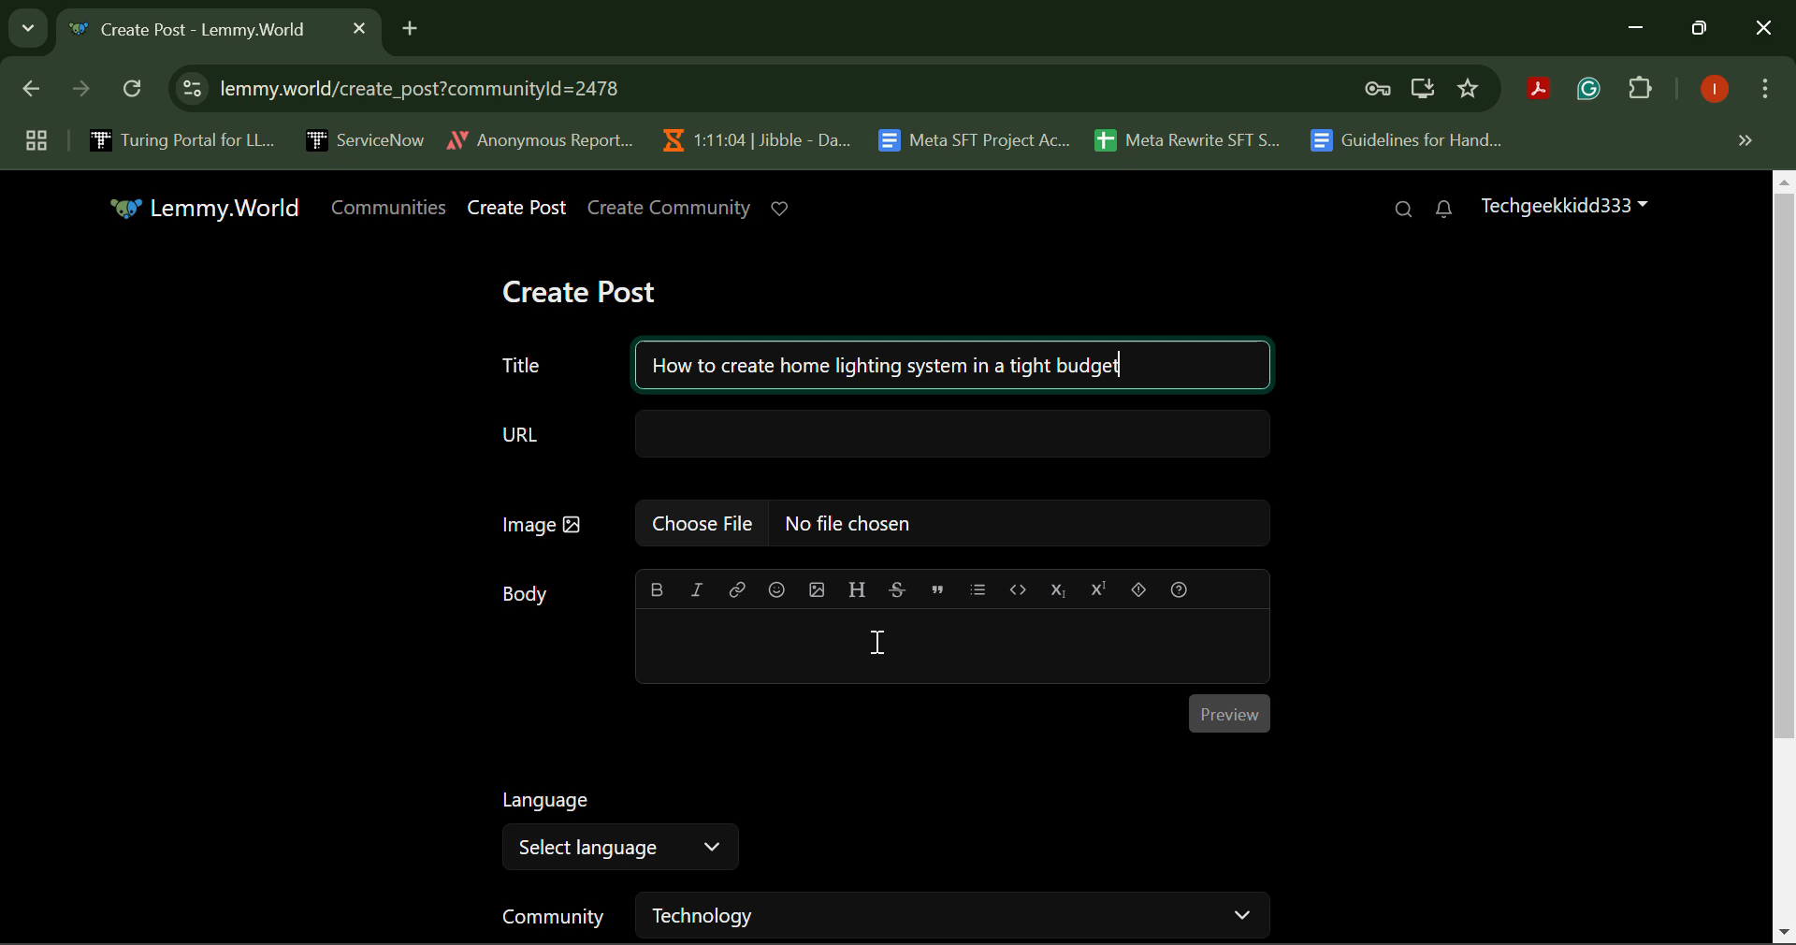 The width and height of the screenshot is (1796, 945). What do you see at coordinates (36, 139) in the screenshot?
I see `Group Tabs` at bounding box center [36, 139].